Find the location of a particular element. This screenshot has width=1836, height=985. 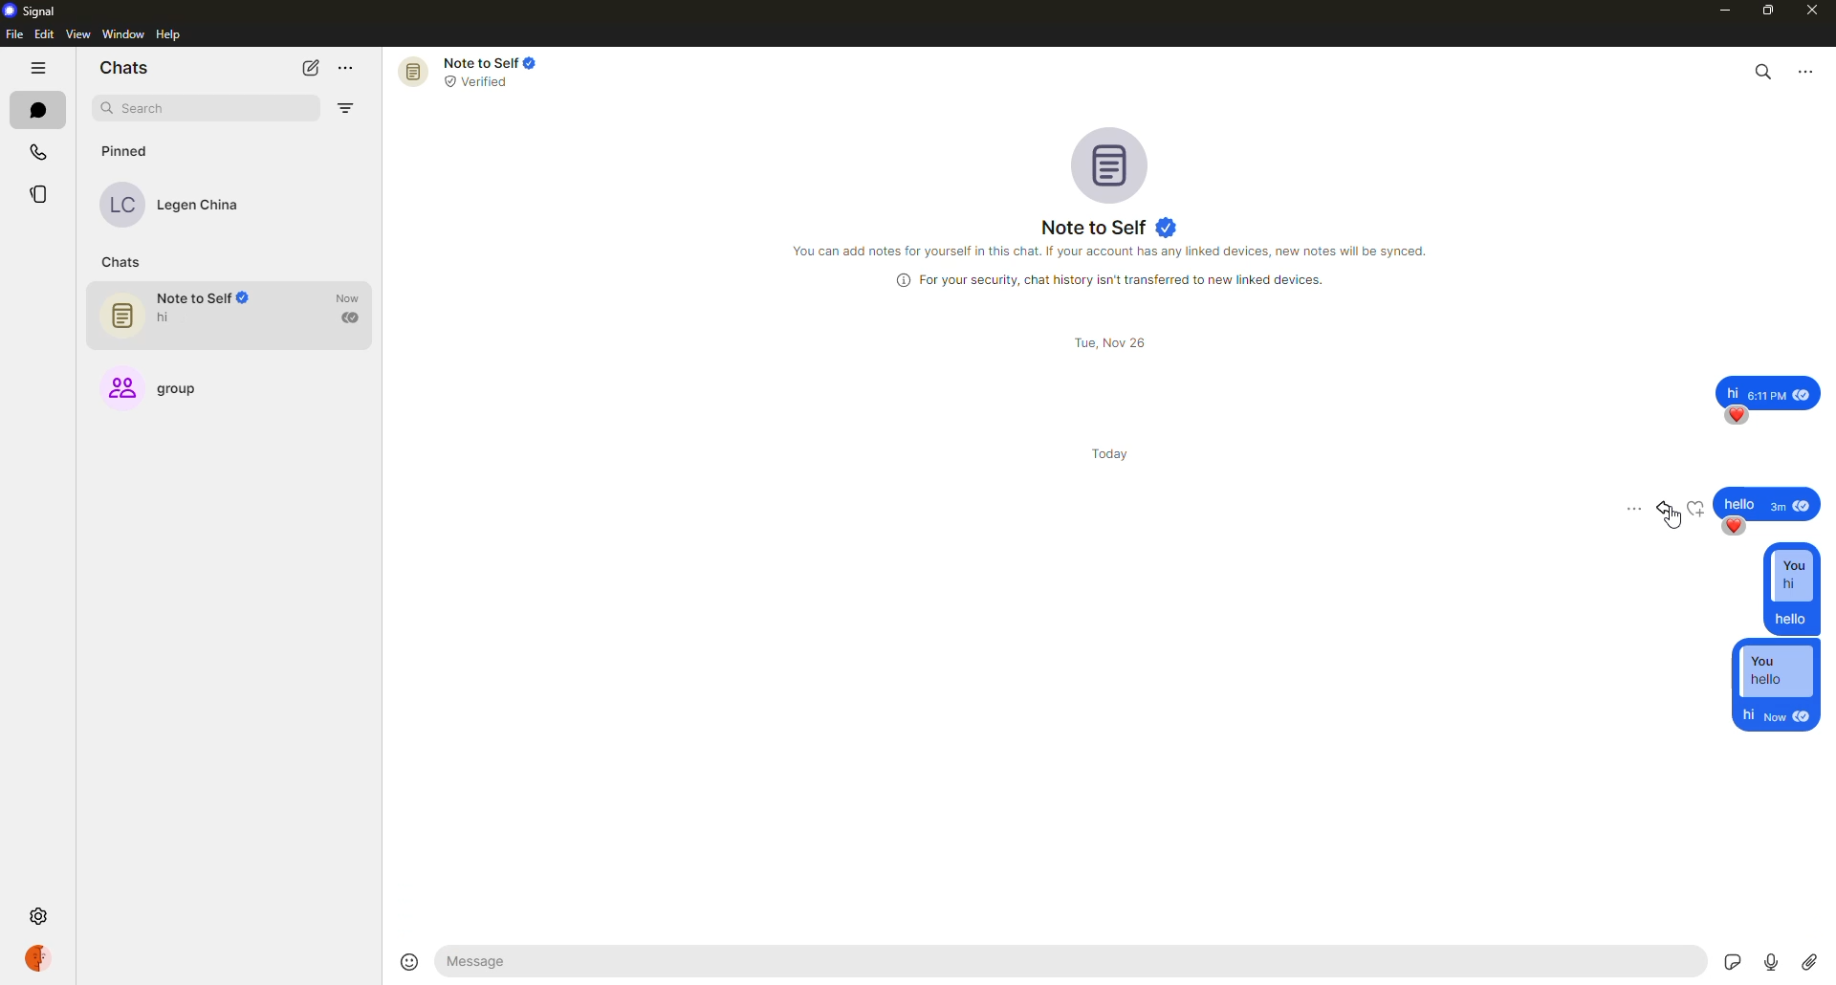

hello is located at coordinates (494, 961).